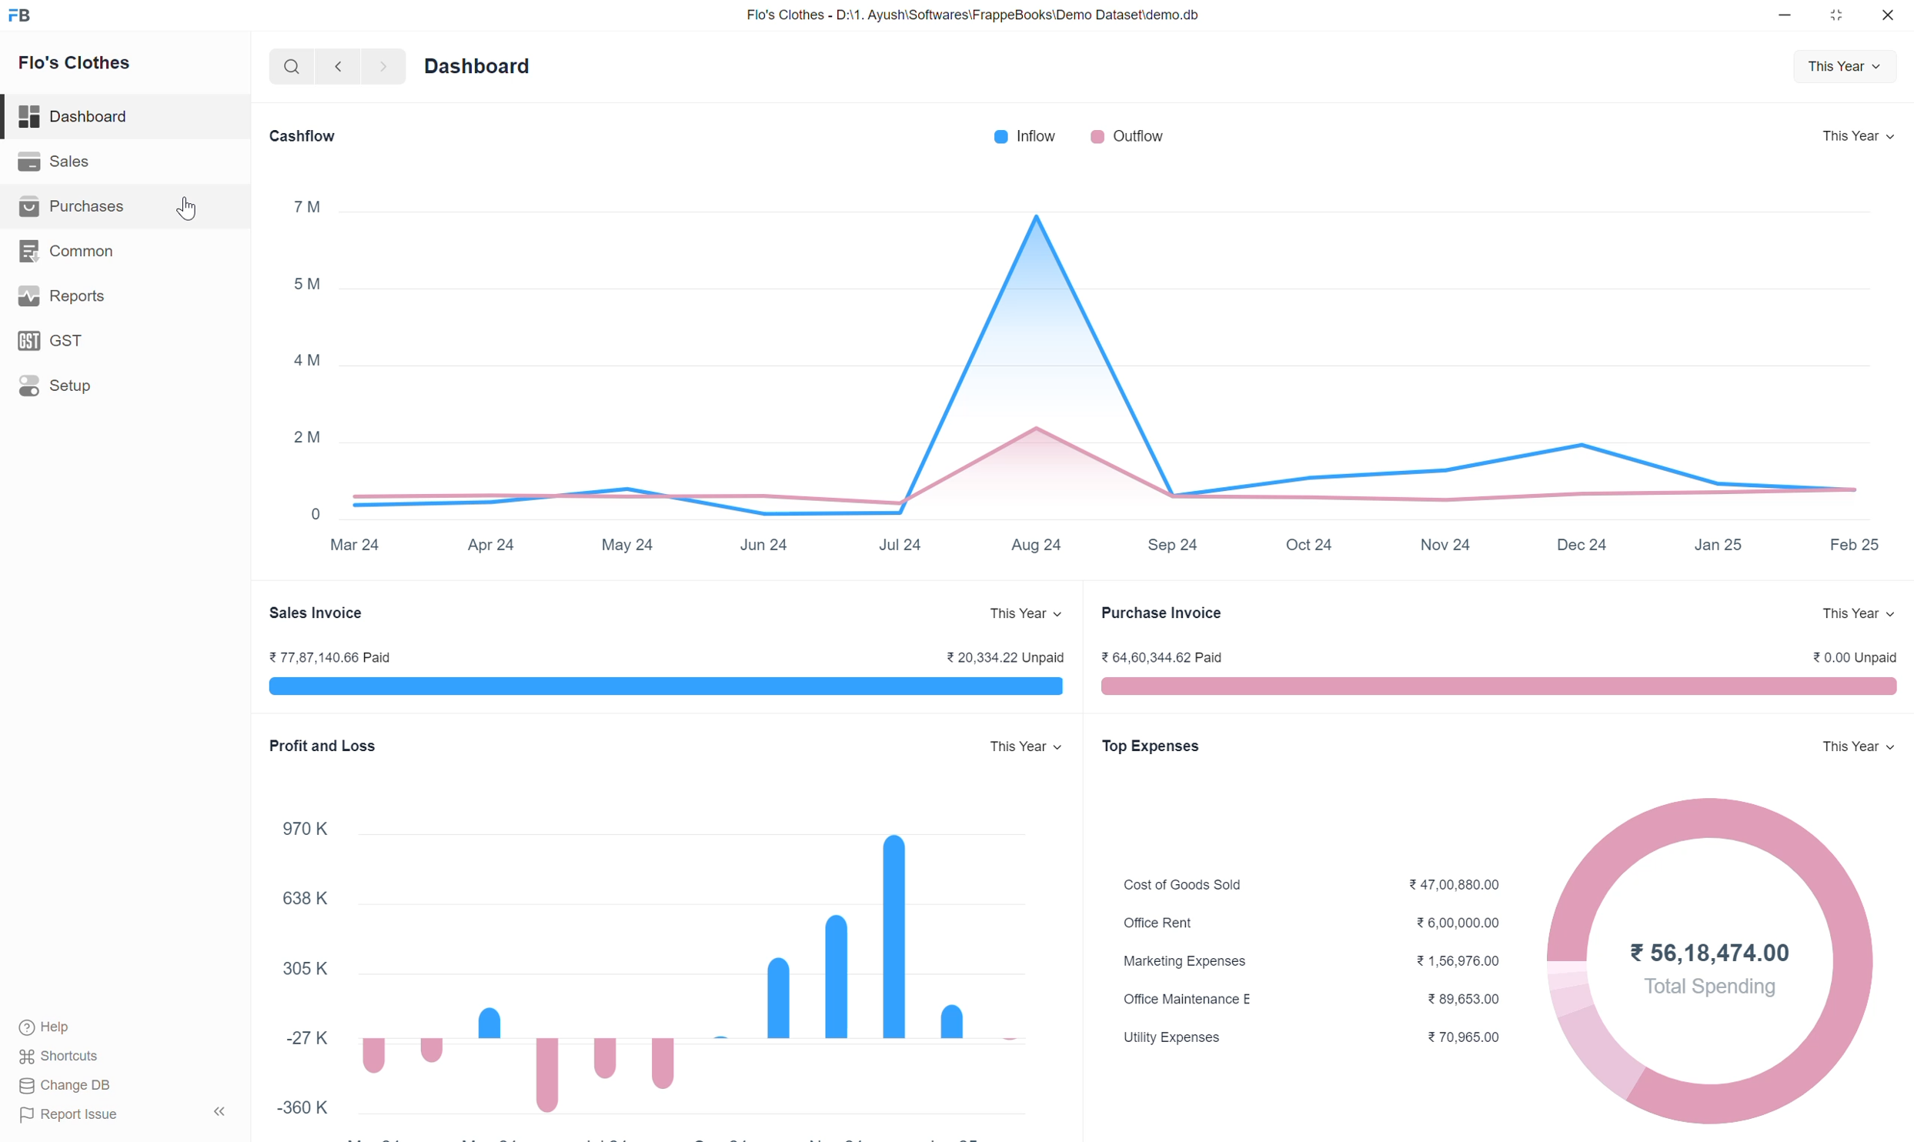  I want to click on Apr 24, so click(492, 545).